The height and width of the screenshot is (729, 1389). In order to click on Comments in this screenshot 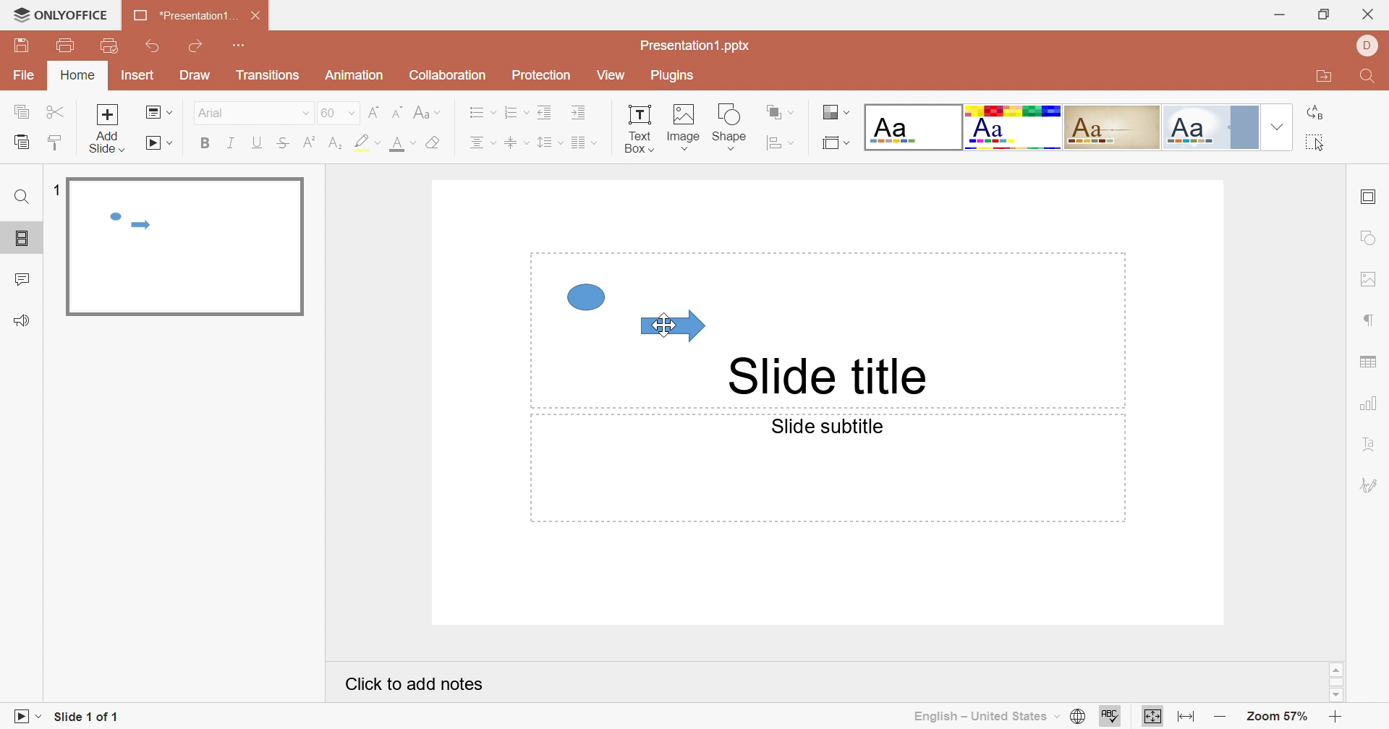, I will do `click(25, 280)`.